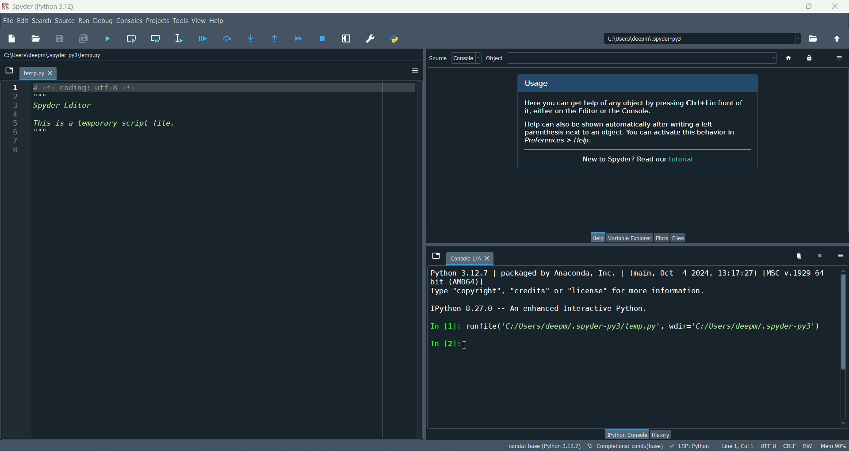  What do you see at coordinates (39, 73) in the screenshot?
I see `temp.py` at bounding box center [39, 73].